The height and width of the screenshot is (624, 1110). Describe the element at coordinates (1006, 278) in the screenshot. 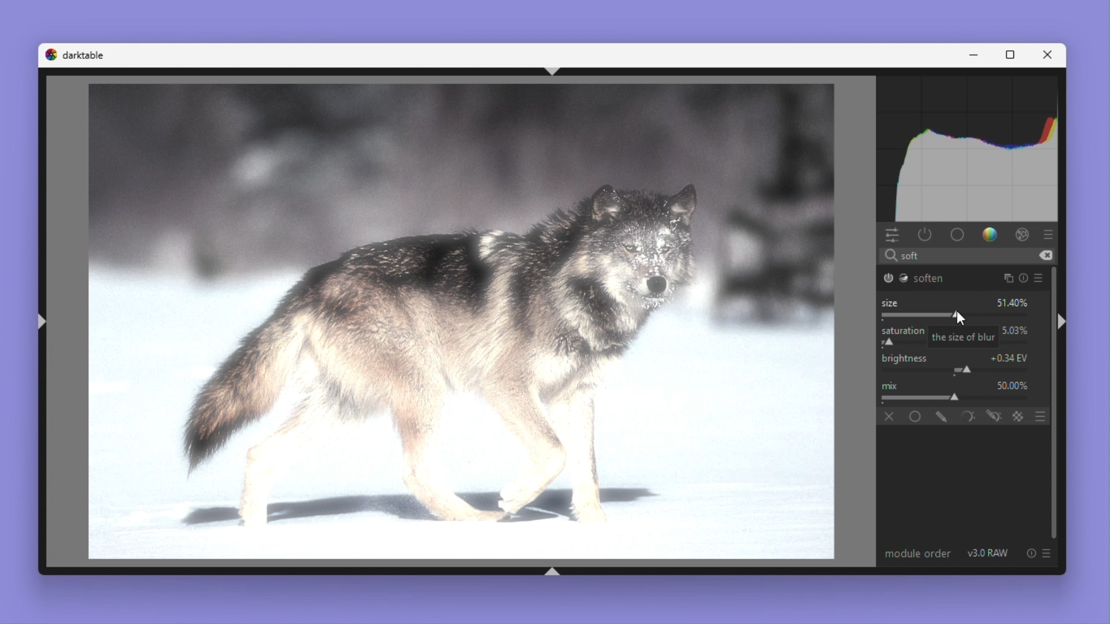

I see `Multiple instance` at that location.